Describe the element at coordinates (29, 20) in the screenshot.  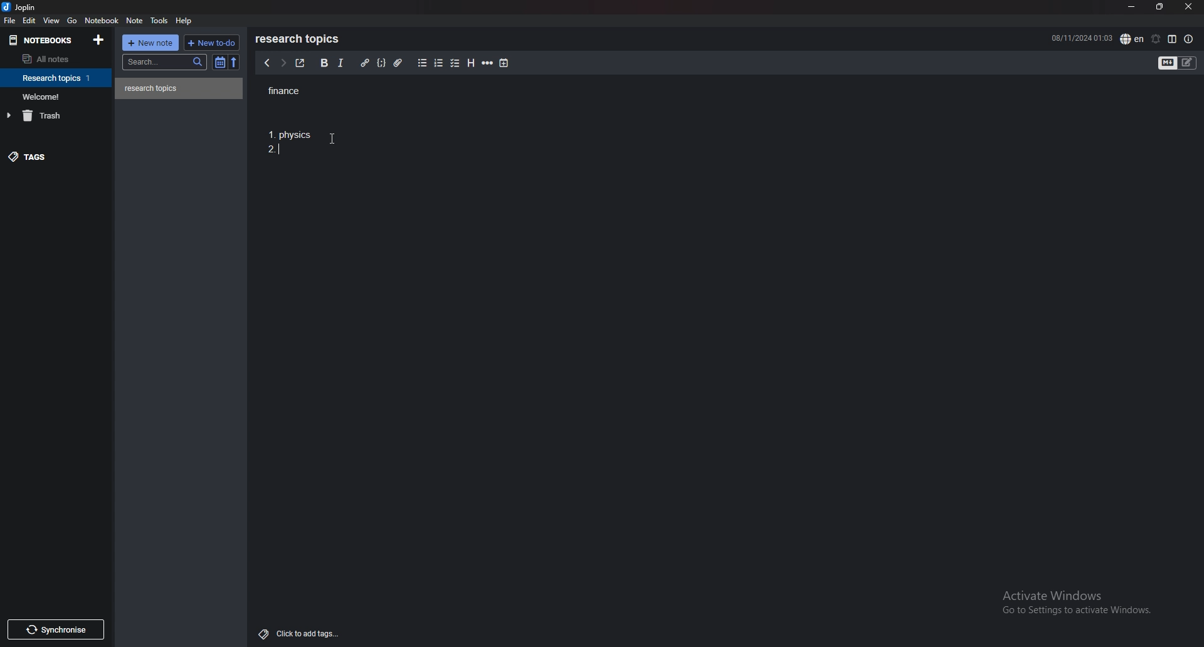
I see `edit` at that location.